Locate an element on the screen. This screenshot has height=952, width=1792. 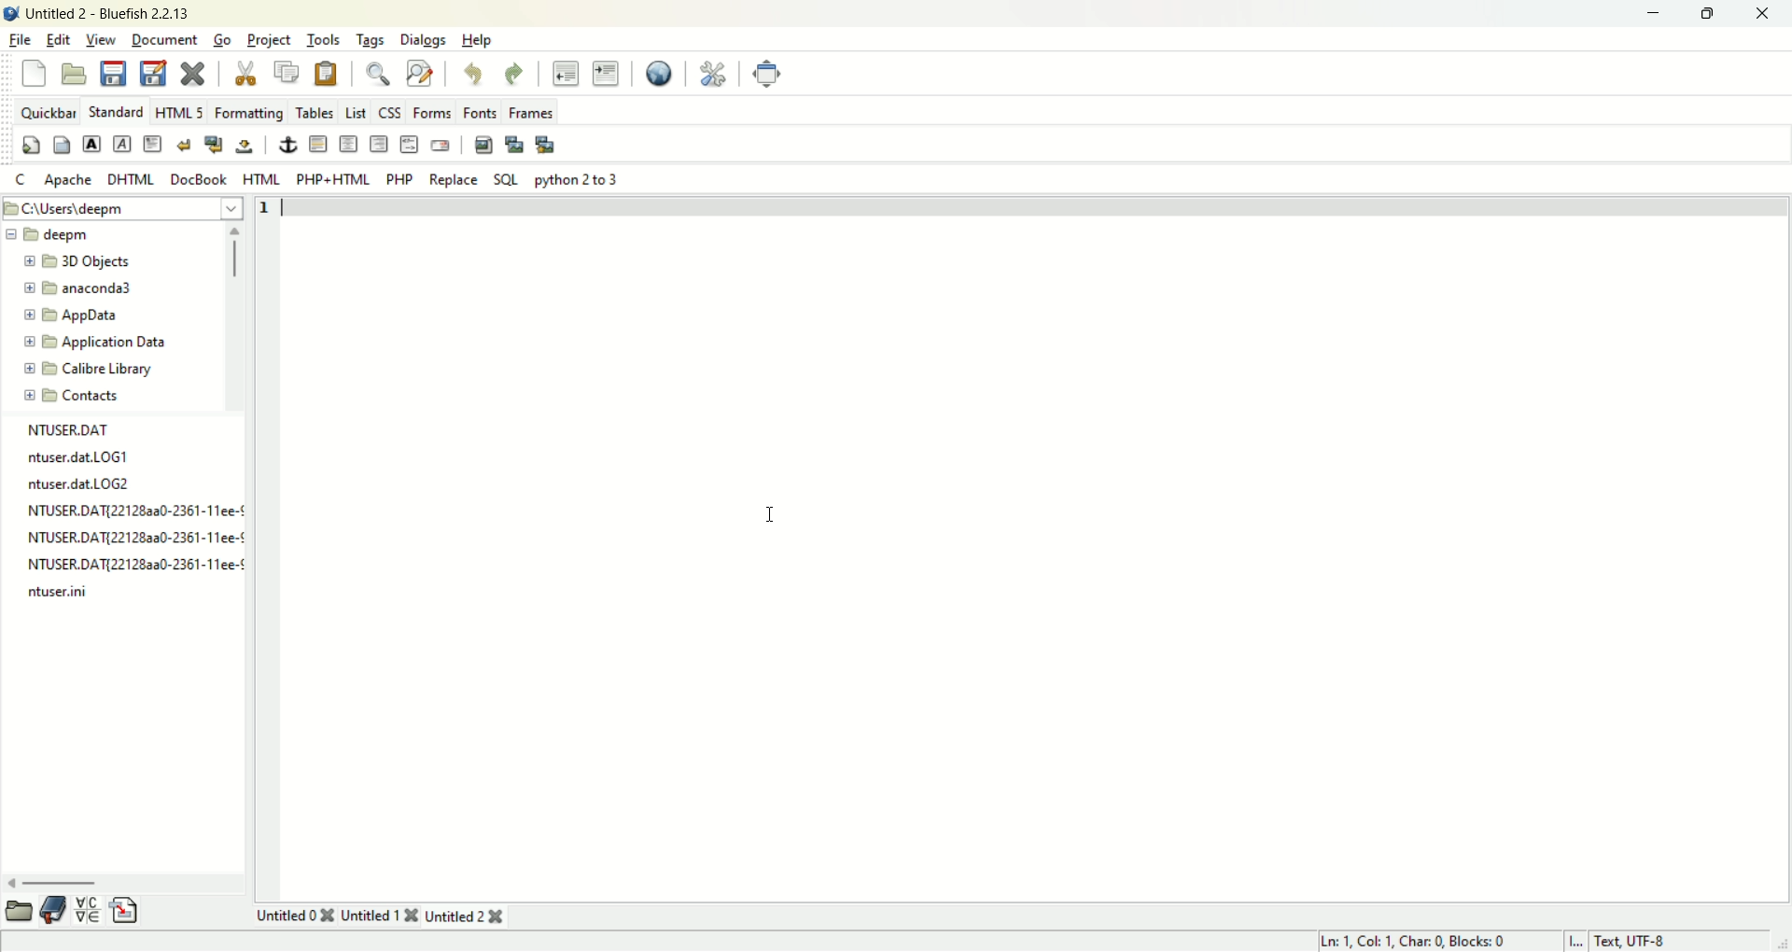
break and clear is located at coordinates (217, 142).